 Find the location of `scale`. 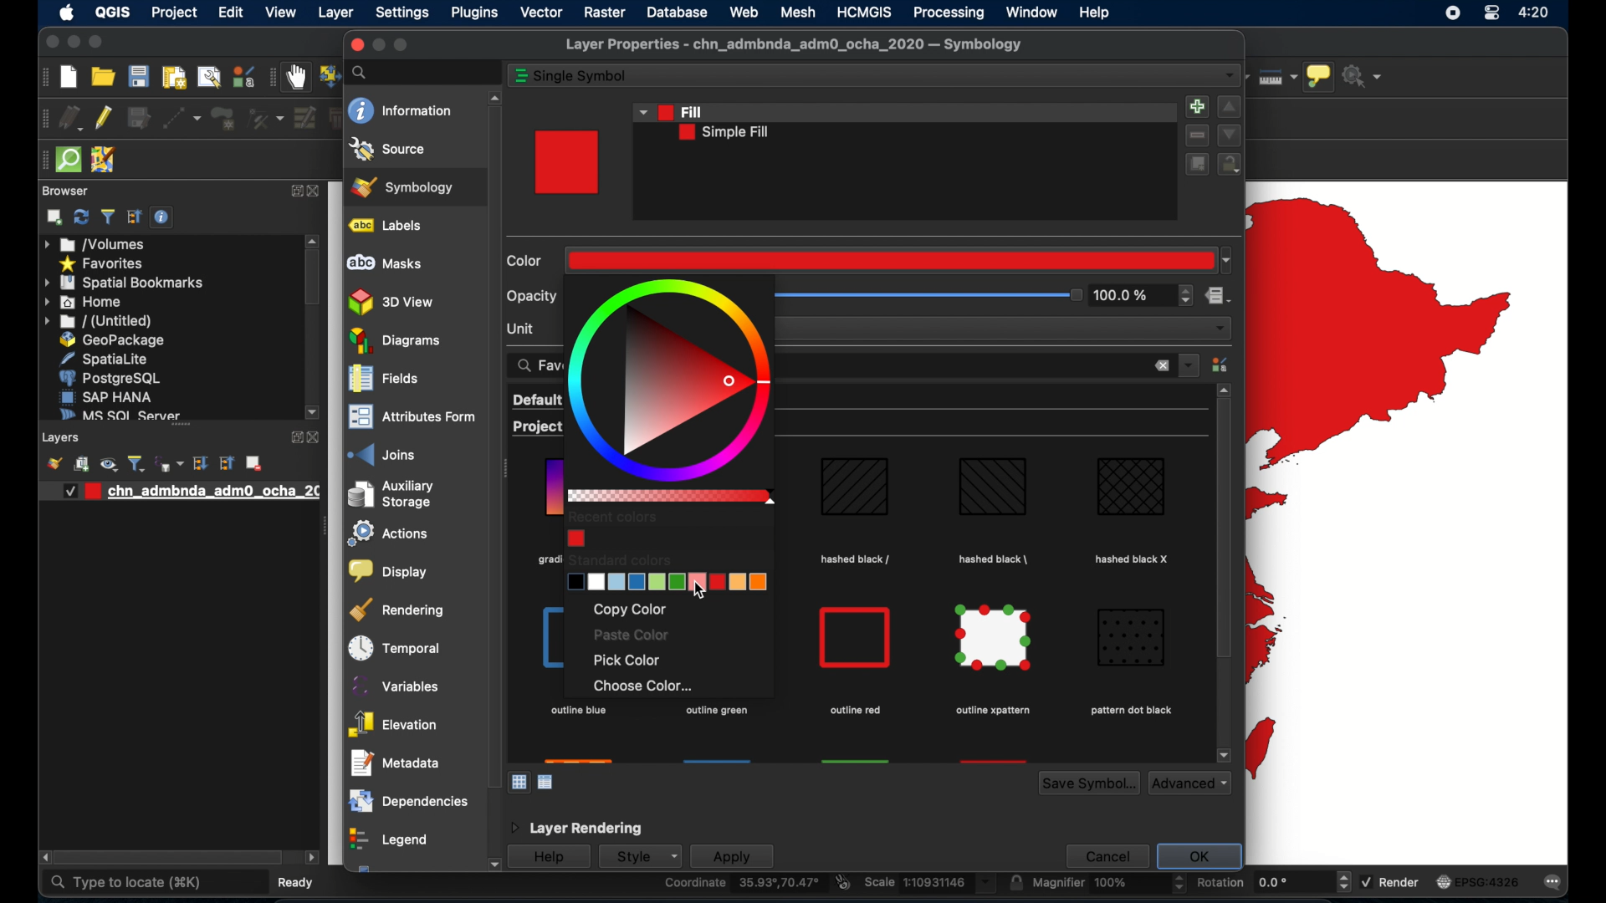

scale is located at coordinates (928, 884).